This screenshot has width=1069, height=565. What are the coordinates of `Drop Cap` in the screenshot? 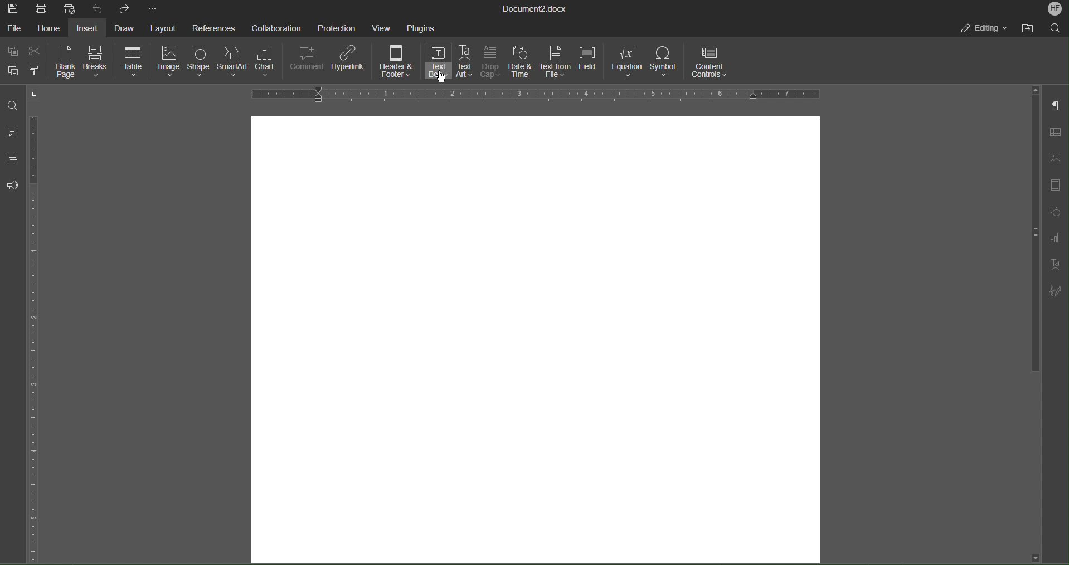 It's located at (490, 62).